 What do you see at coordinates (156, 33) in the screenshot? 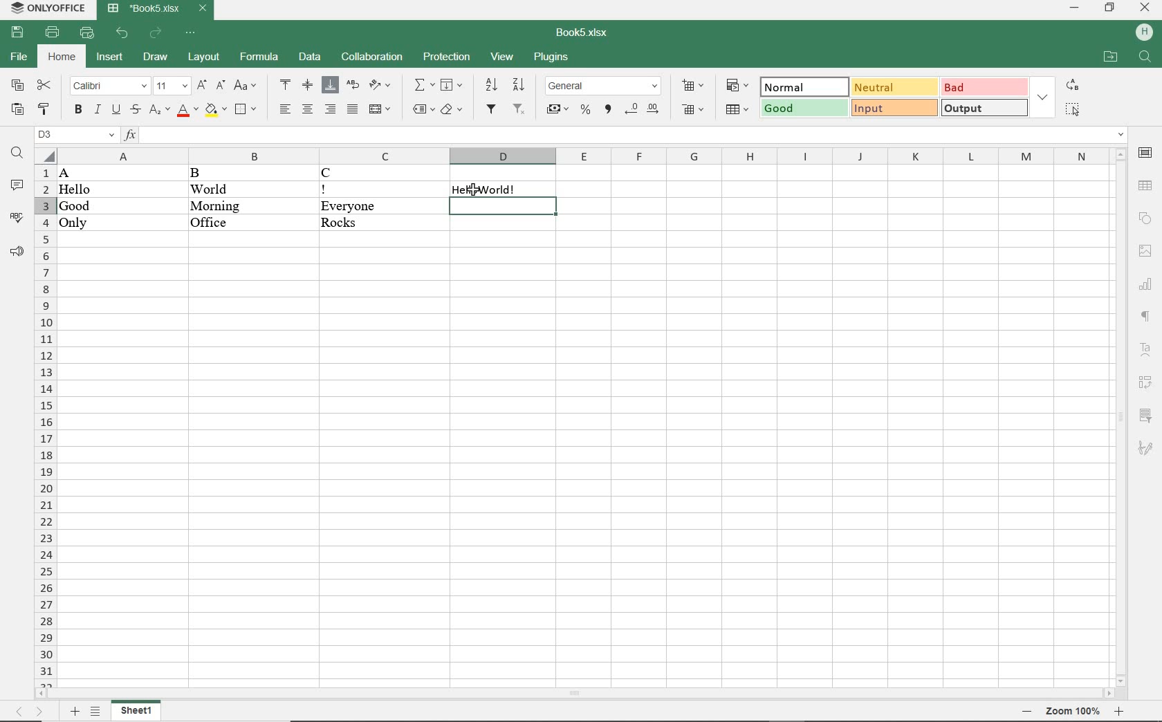
I see `REDO` at bounding box center [156, 33].